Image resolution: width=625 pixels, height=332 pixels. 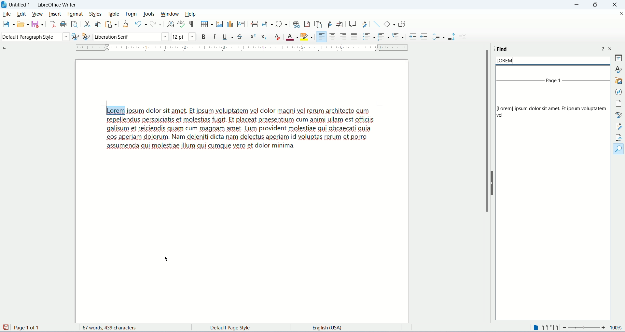 What do you see at coordinates (97, 24) in the screenshot?
I see `copy` at bounding box center [97, 24].